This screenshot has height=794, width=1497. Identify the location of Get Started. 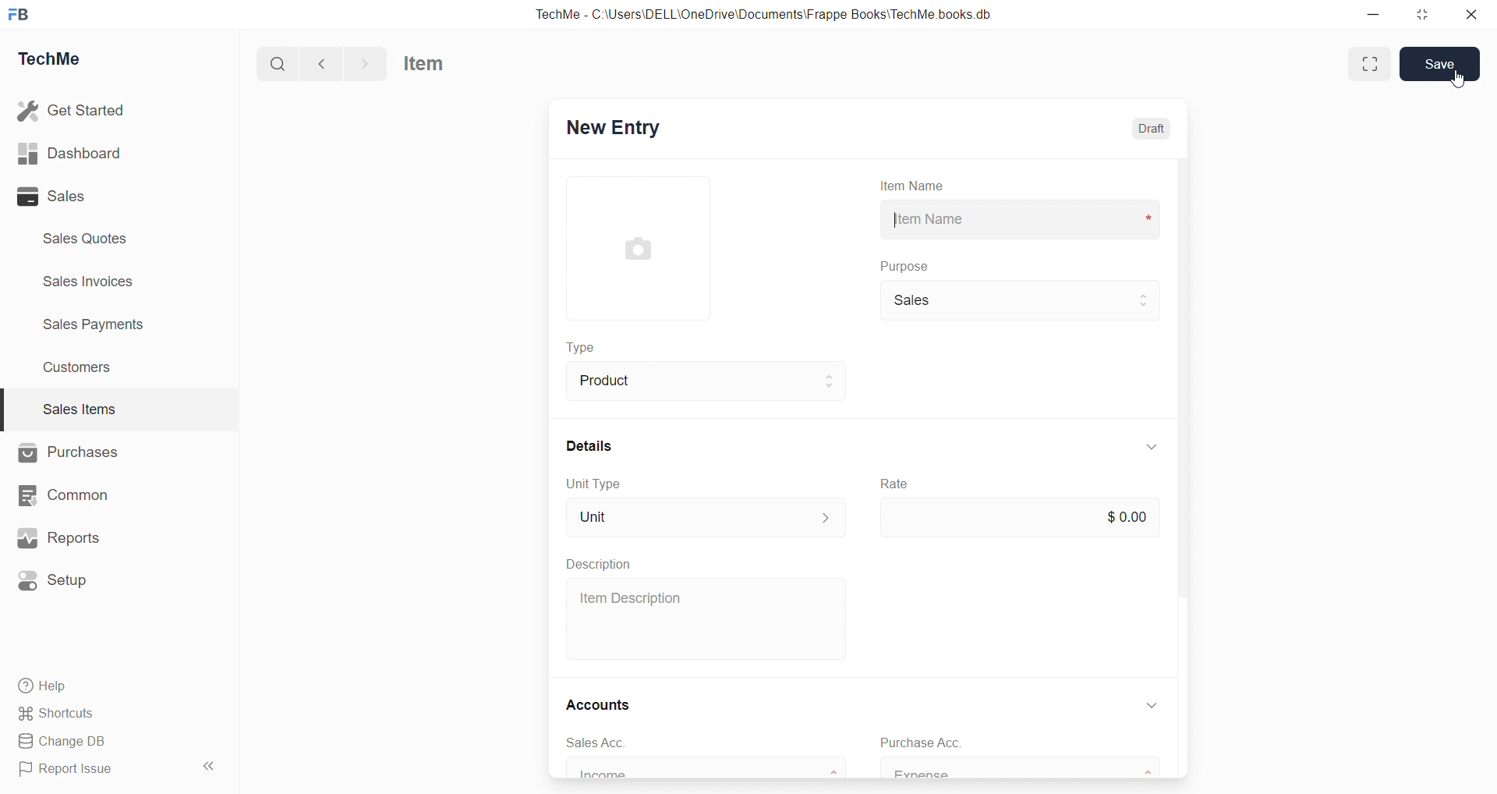
(73, 111).